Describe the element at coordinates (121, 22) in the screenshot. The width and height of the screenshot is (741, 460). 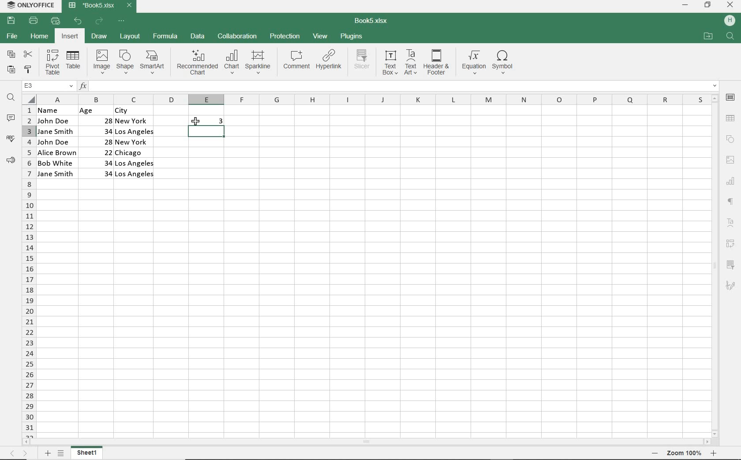
I see `CUSTOMIZE QUICK ACCESS TOOLBAR` at that location.